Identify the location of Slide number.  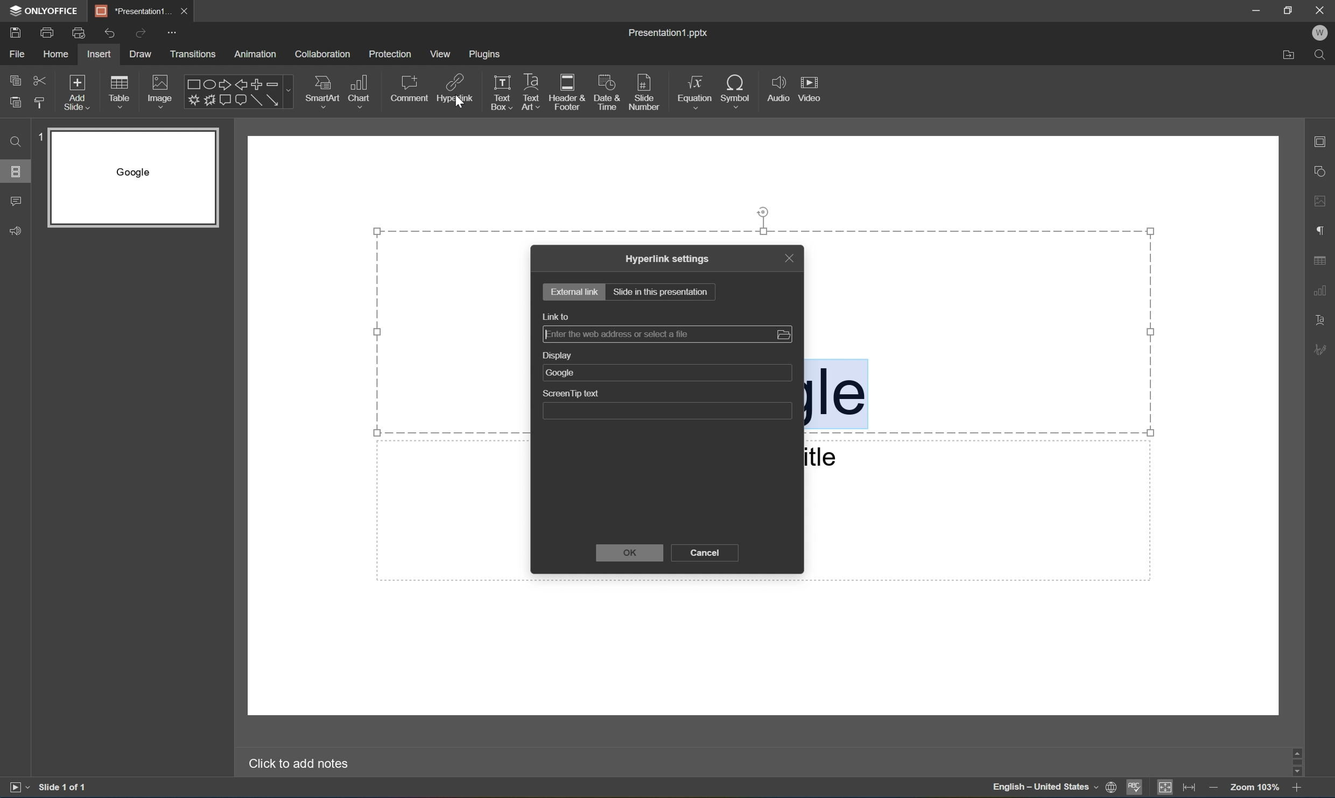
(648, 91).